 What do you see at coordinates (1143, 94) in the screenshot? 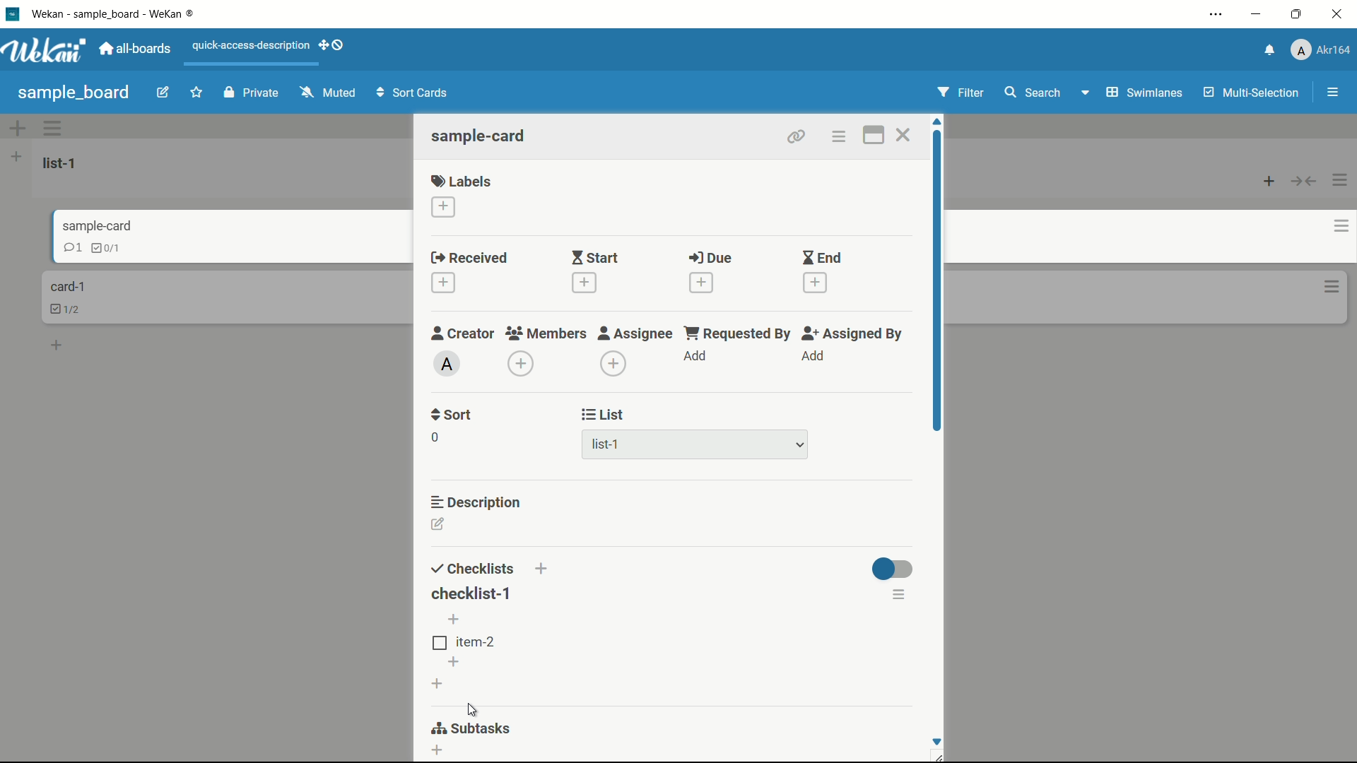
I see `swimlanes` at bounding box center [1143, 94].